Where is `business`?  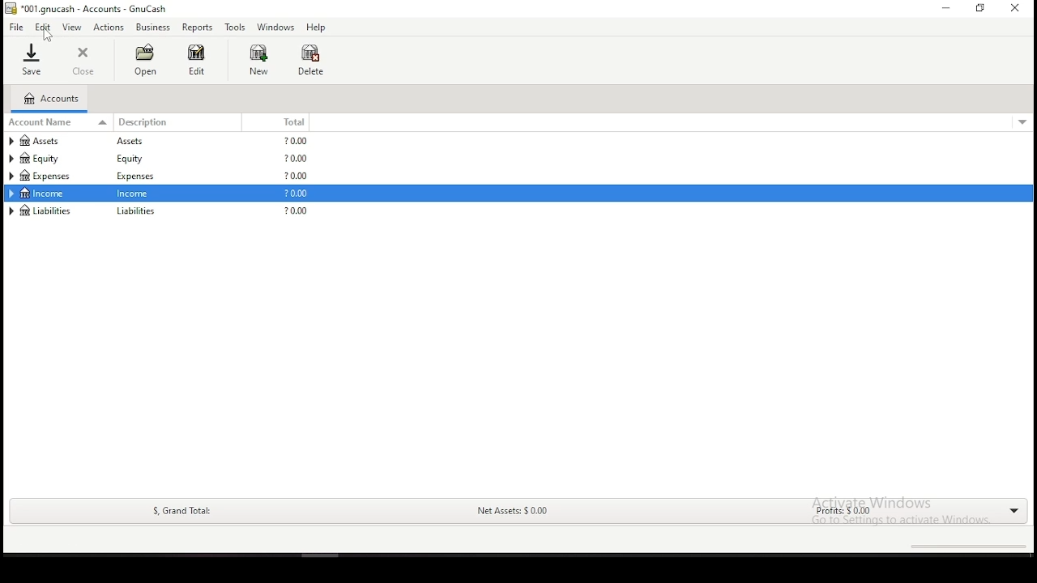 business is located at coordinates (153, 27).